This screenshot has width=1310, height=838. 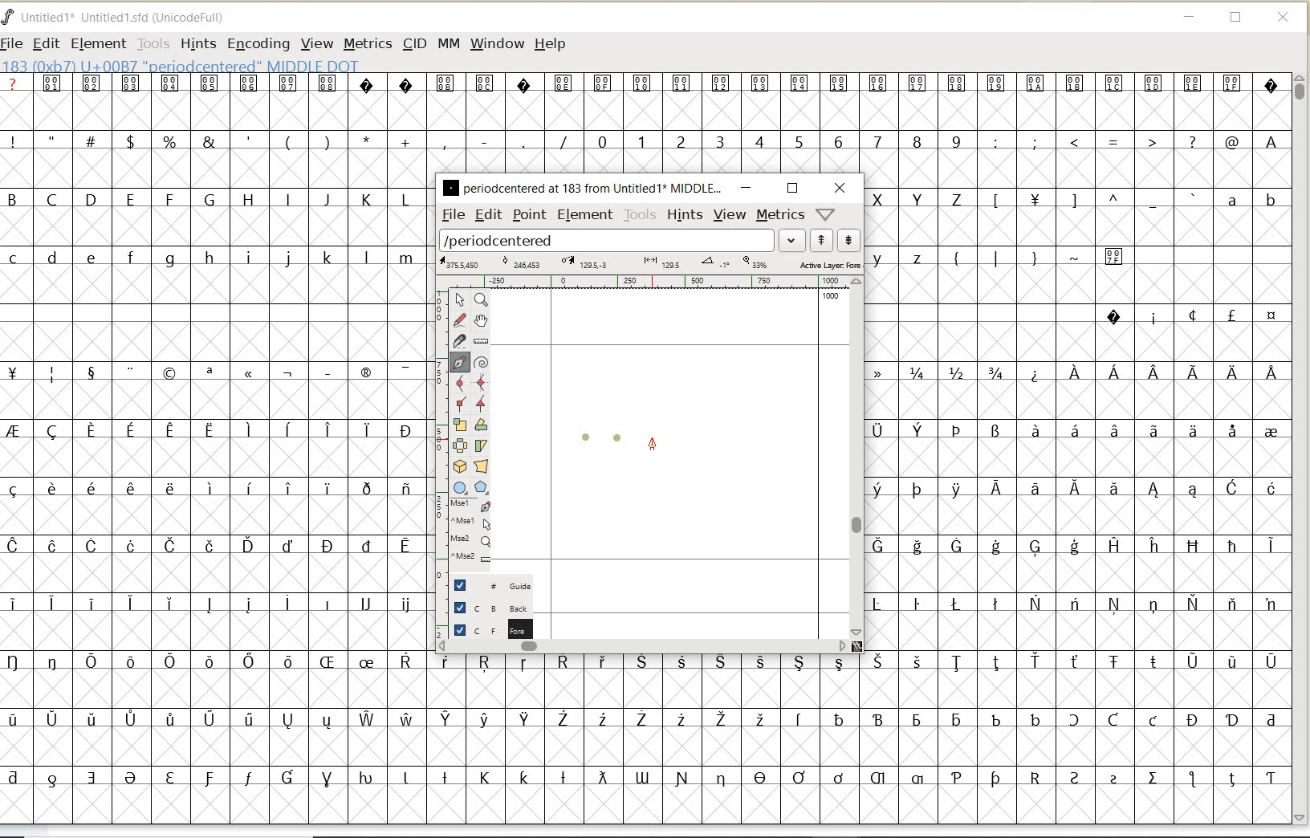 I want to click on numbers, so click(x=775, y=140).